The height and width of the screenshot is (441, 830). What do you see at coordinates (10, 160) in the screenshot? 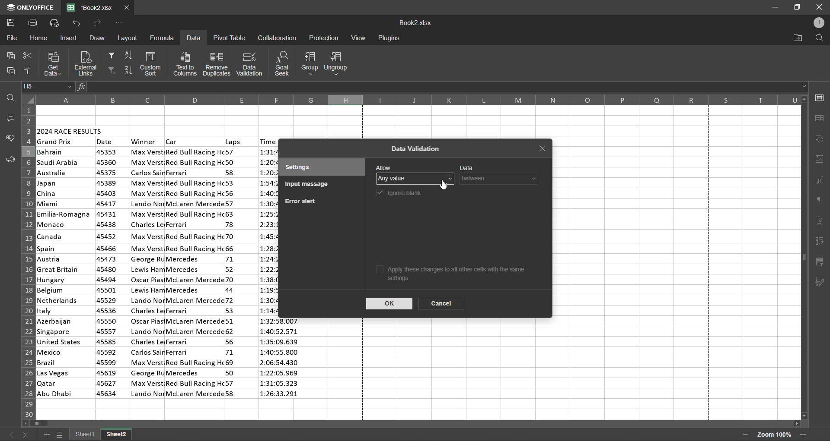
I see `feedback` at bounding box center [10, 160].